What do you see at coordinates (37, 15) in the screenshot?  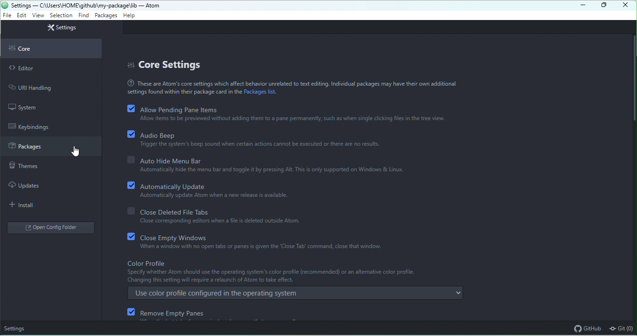 I see `view` at bounding box center [37, 15].